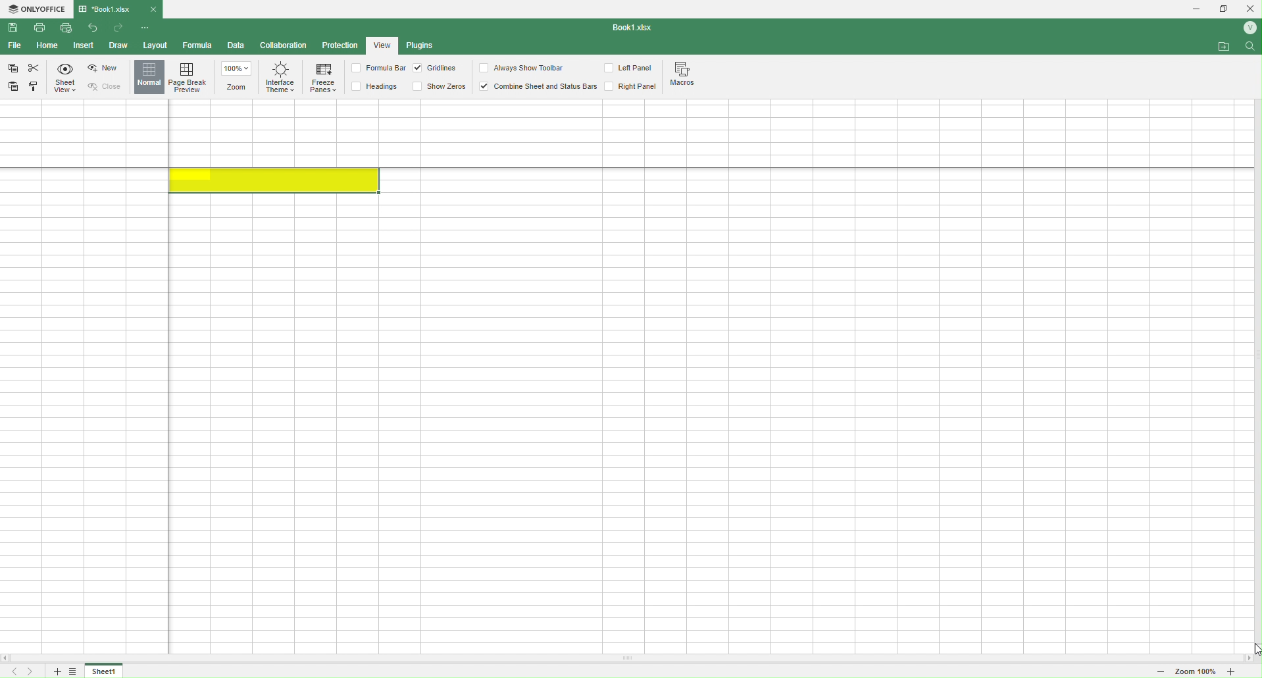 The height and width of the screenshot is (678, 1262). I want to click on Zoom 100%, so click(1196, 673).